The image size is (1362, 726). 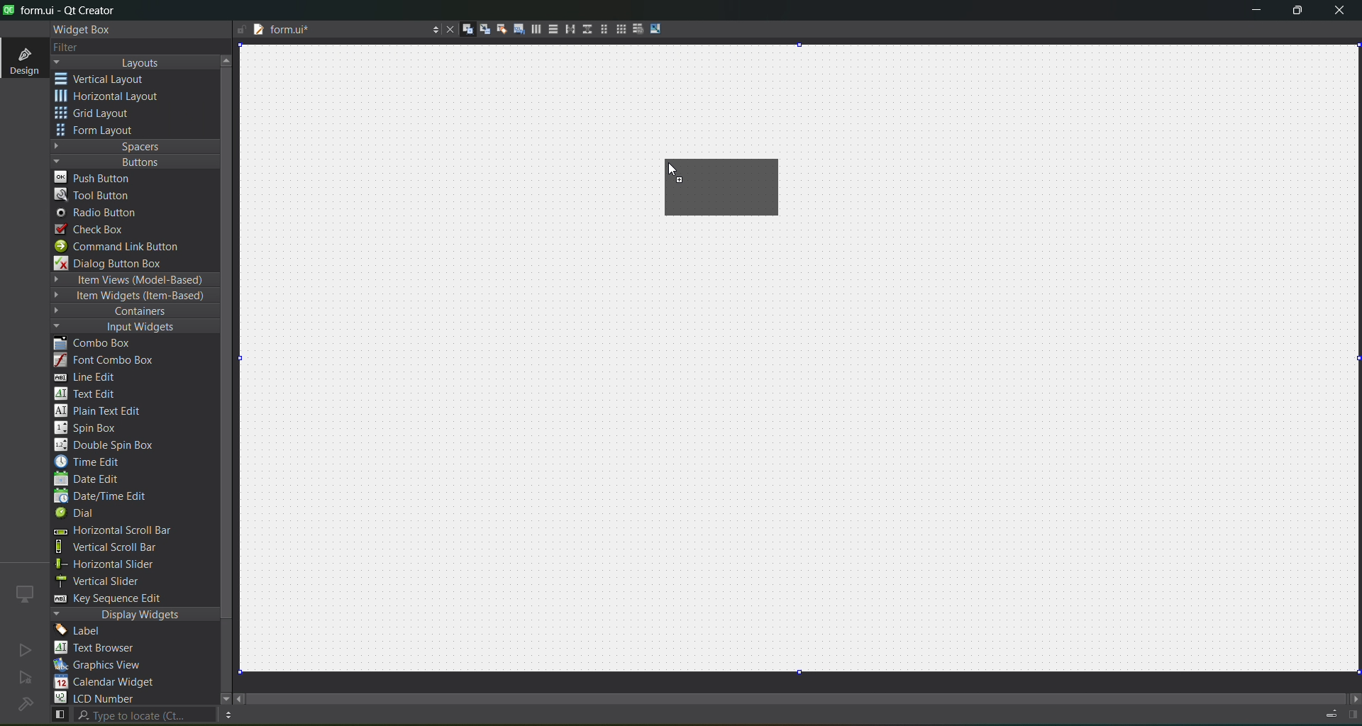 What do you see at coordinates (122, 547) in the screenshot?
I see `vertical scroll bar` at bounding box center [122, 547].